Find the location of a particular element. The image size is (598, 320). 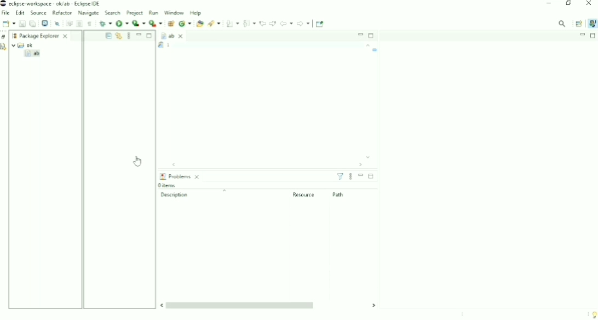

Minimize is located at coordinates (549, 3).